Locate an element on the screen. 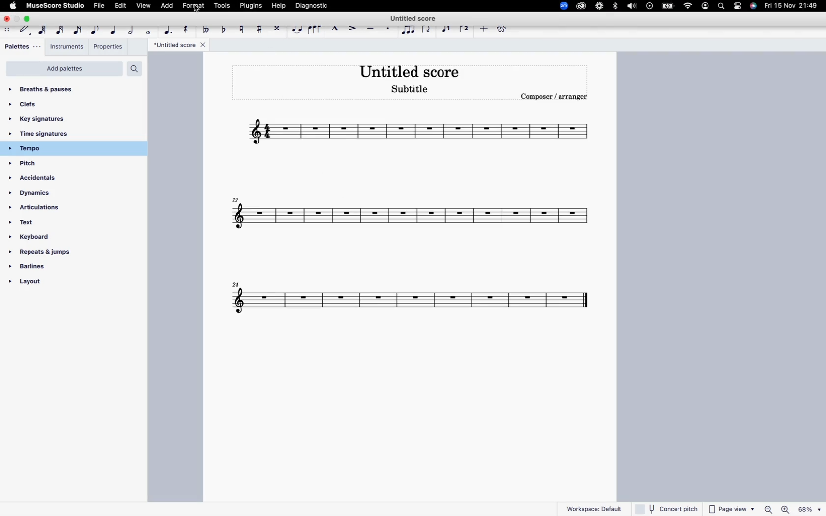  workspace is located at coordinates (594, 507).